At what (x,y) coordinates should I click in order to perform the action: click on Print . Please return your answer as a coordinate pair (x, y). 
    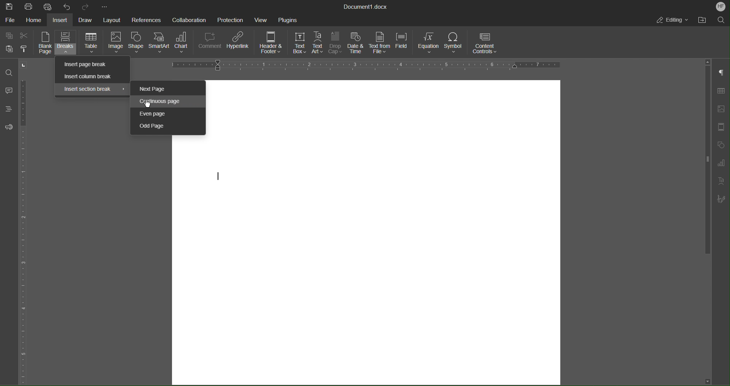
    Looking at the image, I should click on (29, 6).